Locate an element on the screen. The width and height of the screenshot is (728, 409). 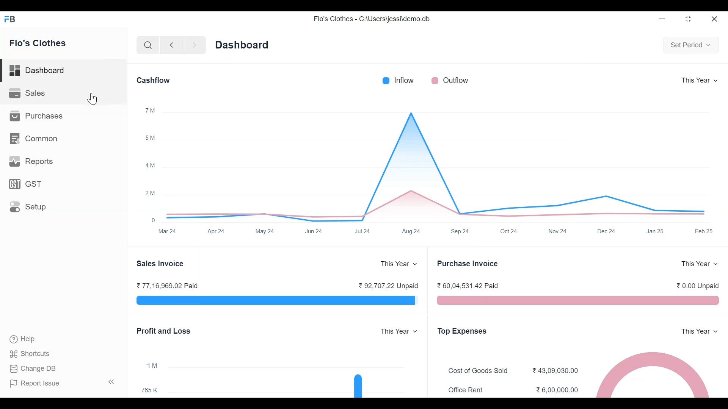
Restore is located at coordinates (689, 20).